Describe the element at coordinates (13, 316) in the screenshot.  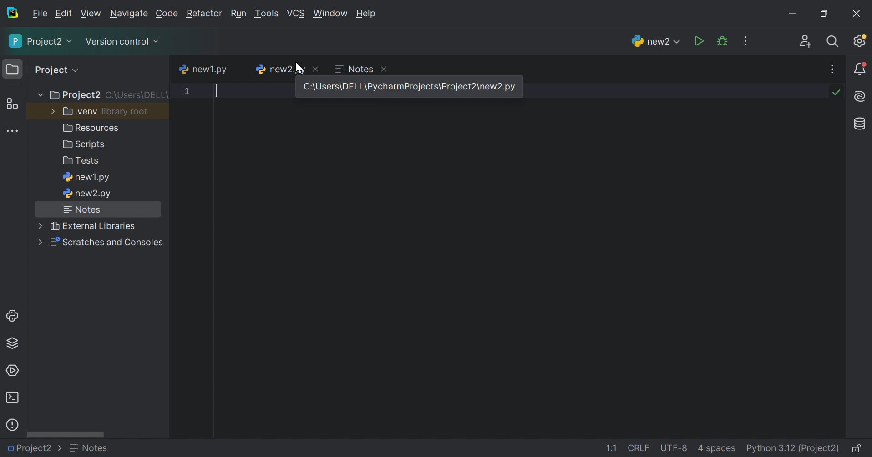
I see `Python console` at that location.